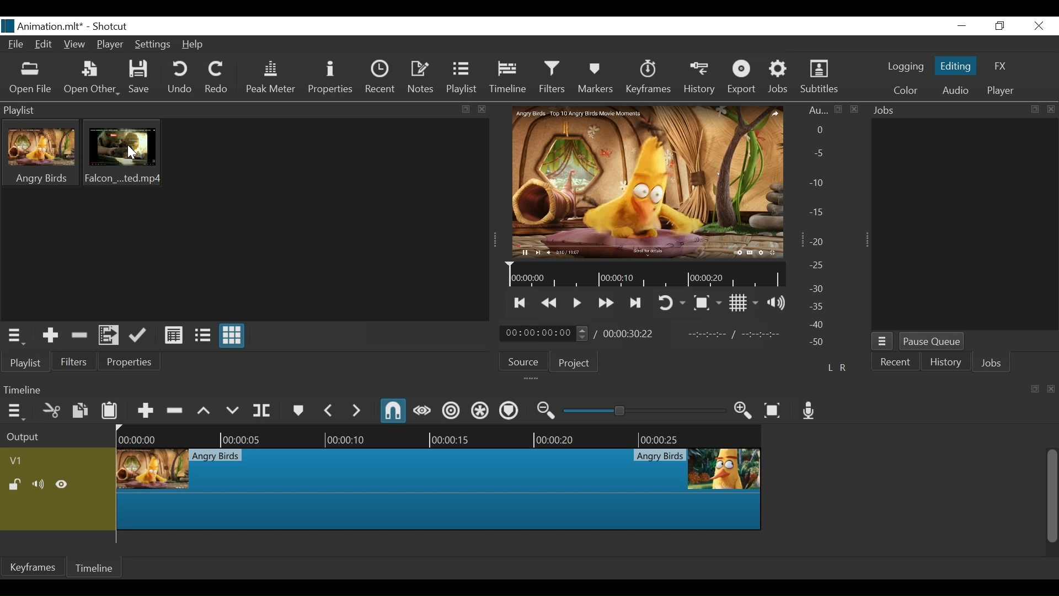 This screenshot has width=1059, height=596. I want to click on Recent, so click(380, 77).